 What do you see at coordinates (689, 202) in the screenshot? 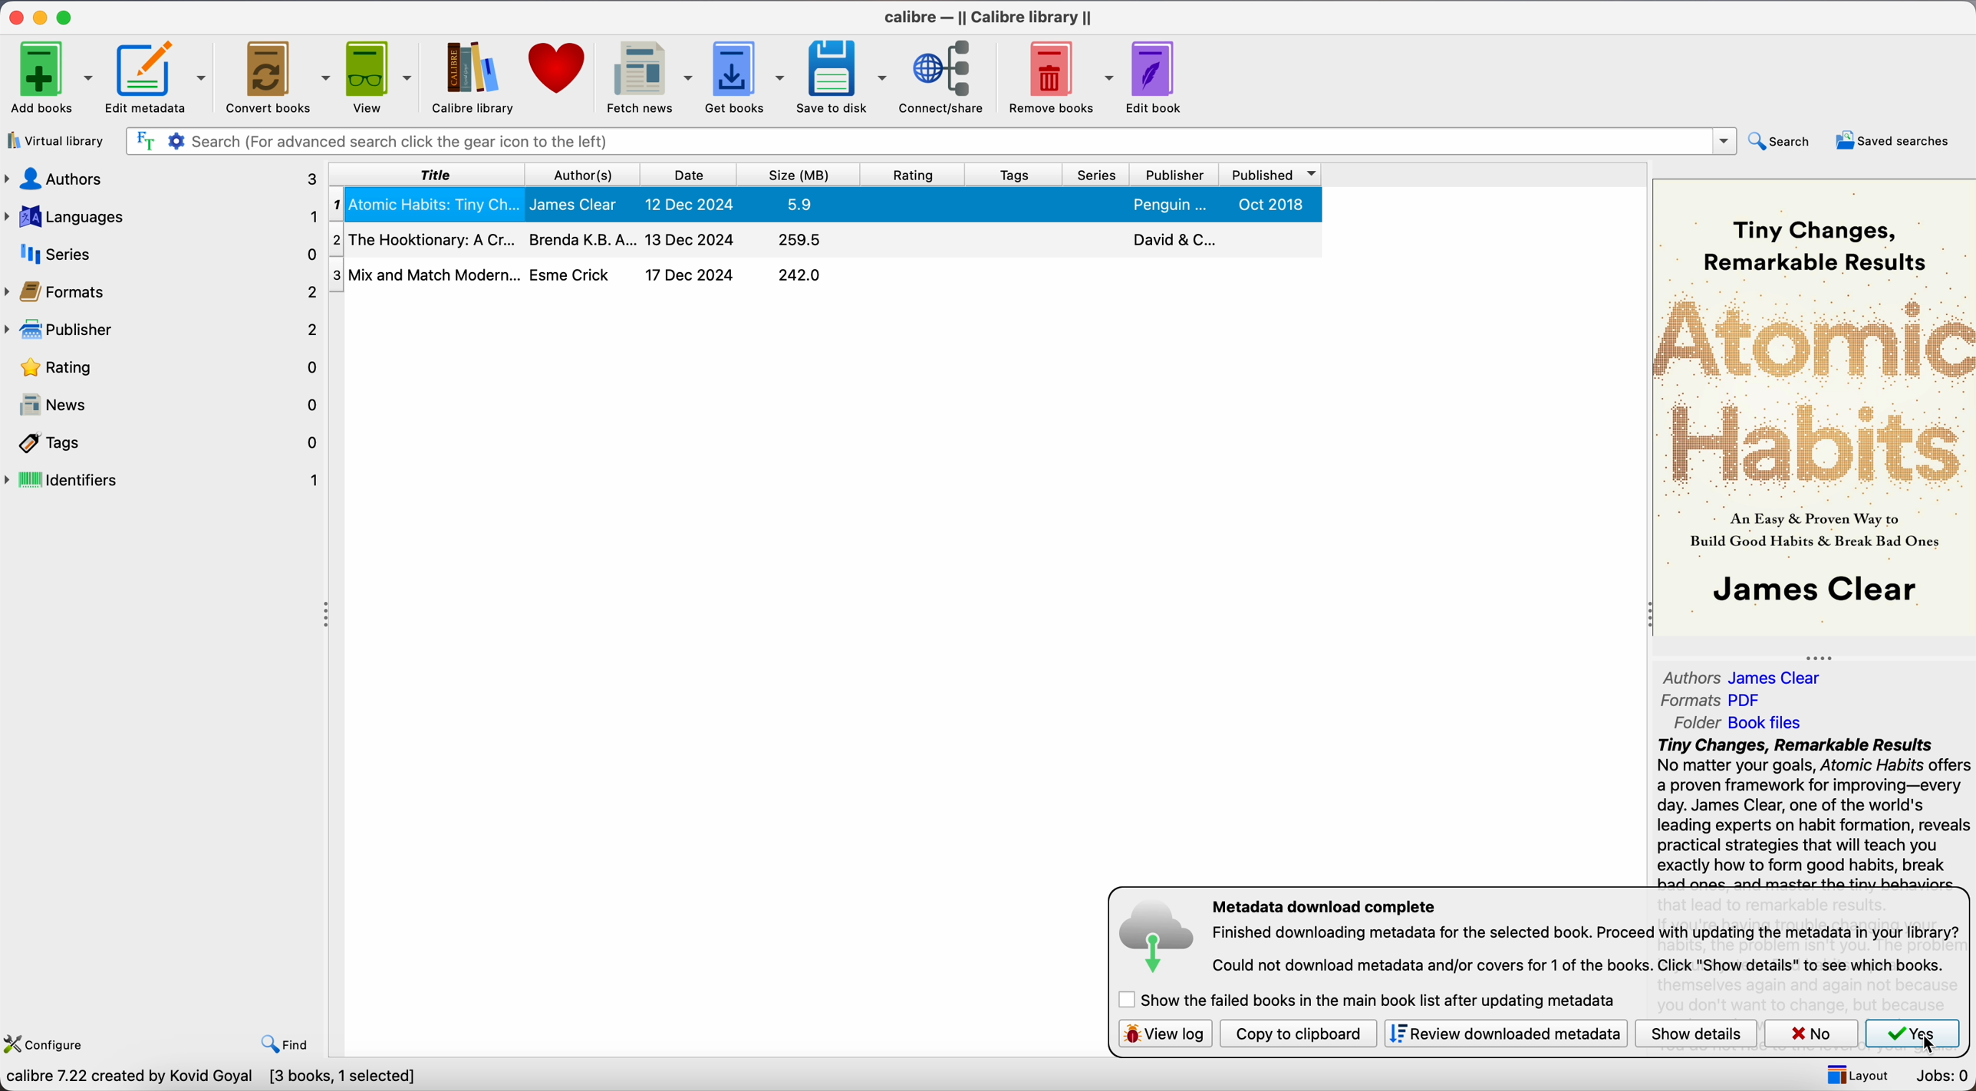
I see `12 Dec 2024` at bounding box center [689, 202].